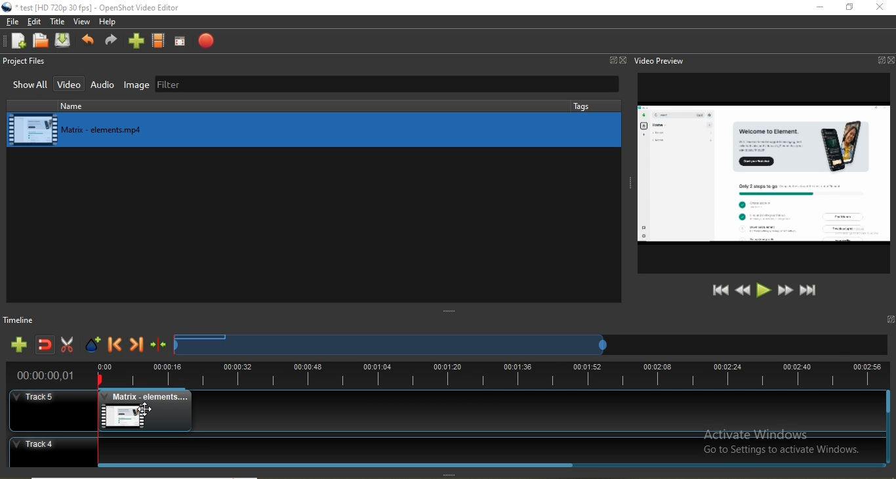  What do you see at coordinates (624, 60) in the screenshot?
I see `Close` at bounding box center [624, 60].